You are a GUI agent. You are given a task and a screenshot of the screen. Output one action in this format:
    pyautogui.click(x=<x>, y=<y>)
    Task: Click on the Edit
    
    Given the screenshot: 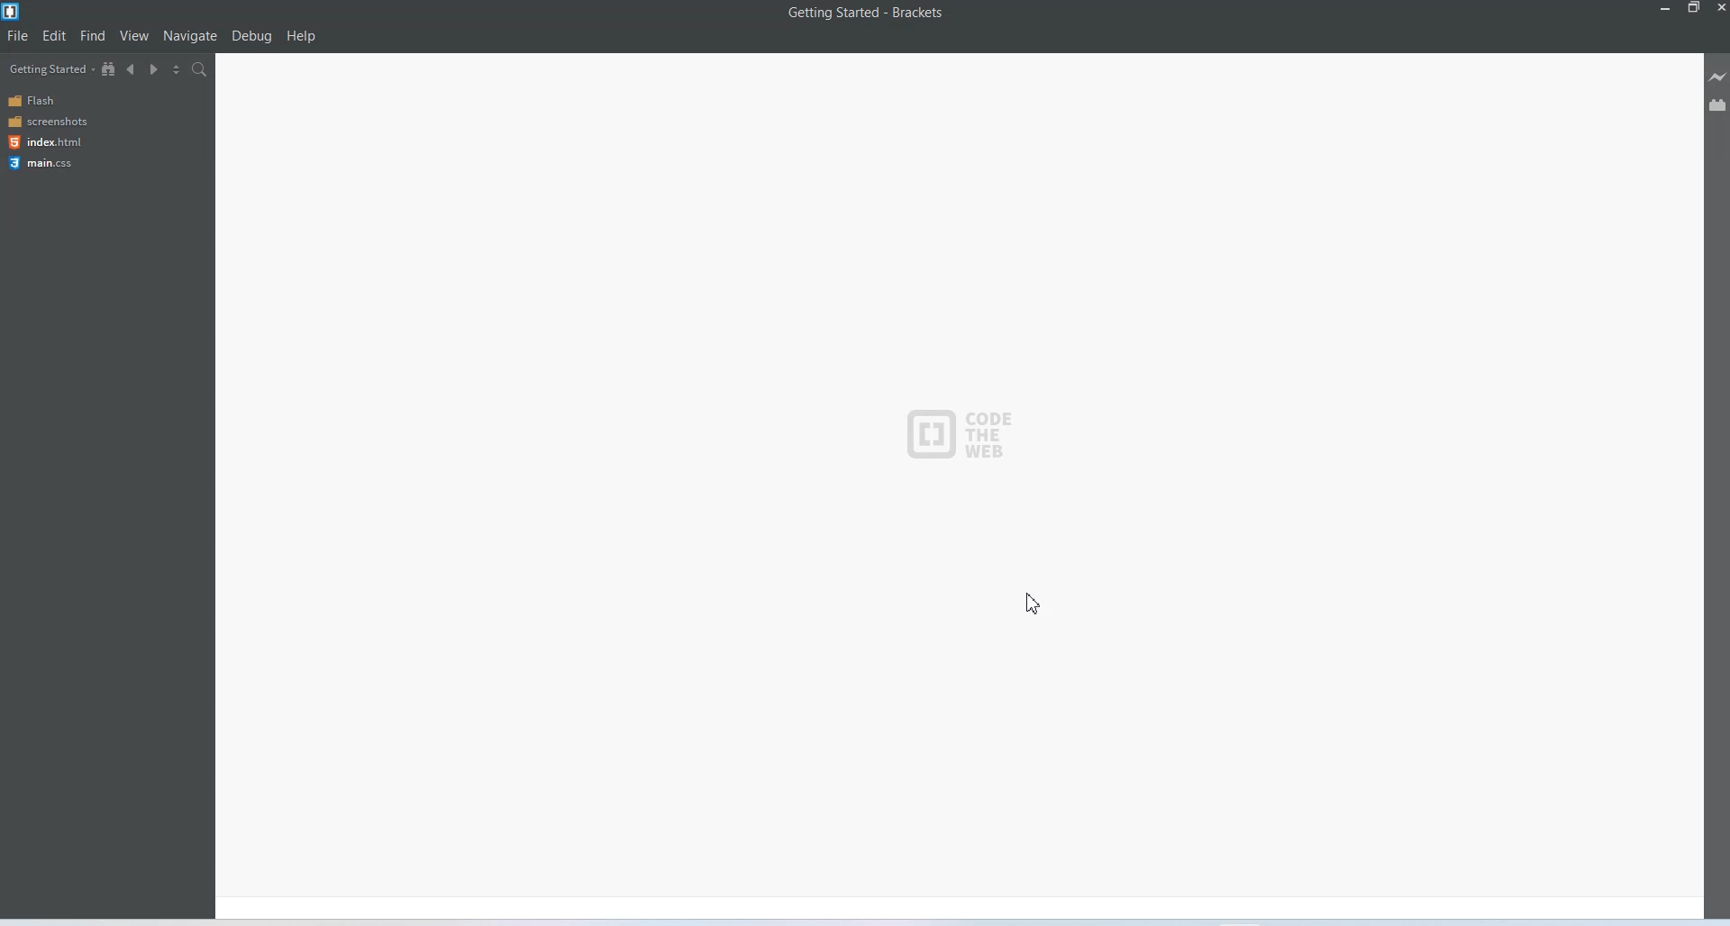 What is the action you would take?
    pyautogui.click(x=55, y=35)
    